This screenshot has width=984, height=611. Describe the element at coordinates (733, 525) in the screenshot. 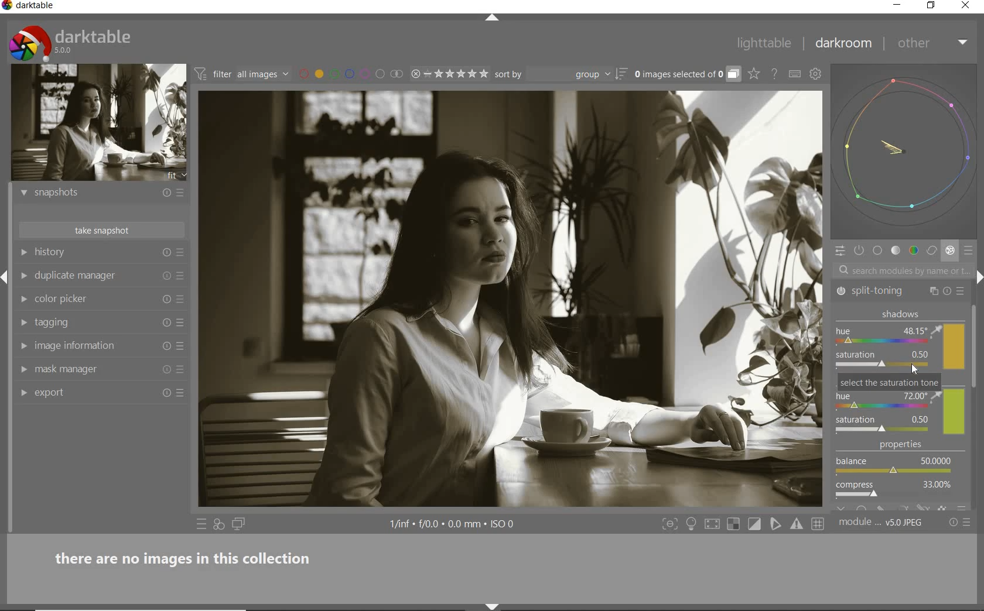

I see `shift+o` at that location.